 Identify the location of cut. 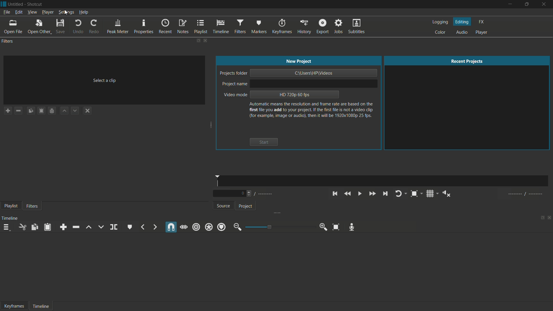
(22, 228).